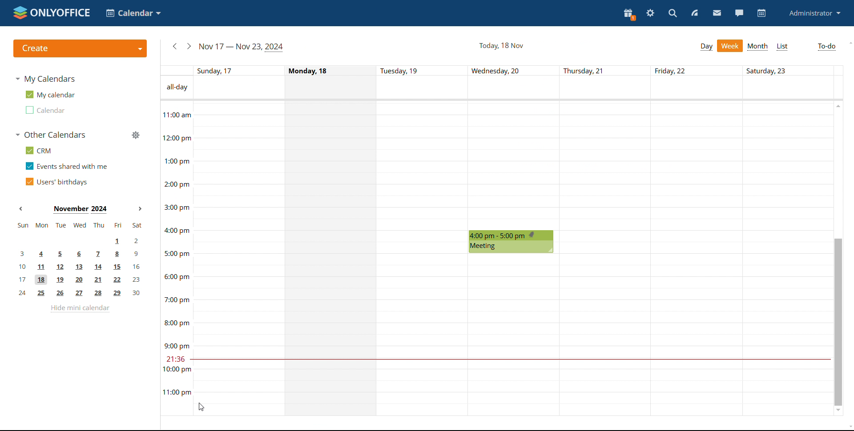 The image size is (854, 431). Describe the element at coordinates (44, 110) in the screenshot. I see `second calendar` at that location.